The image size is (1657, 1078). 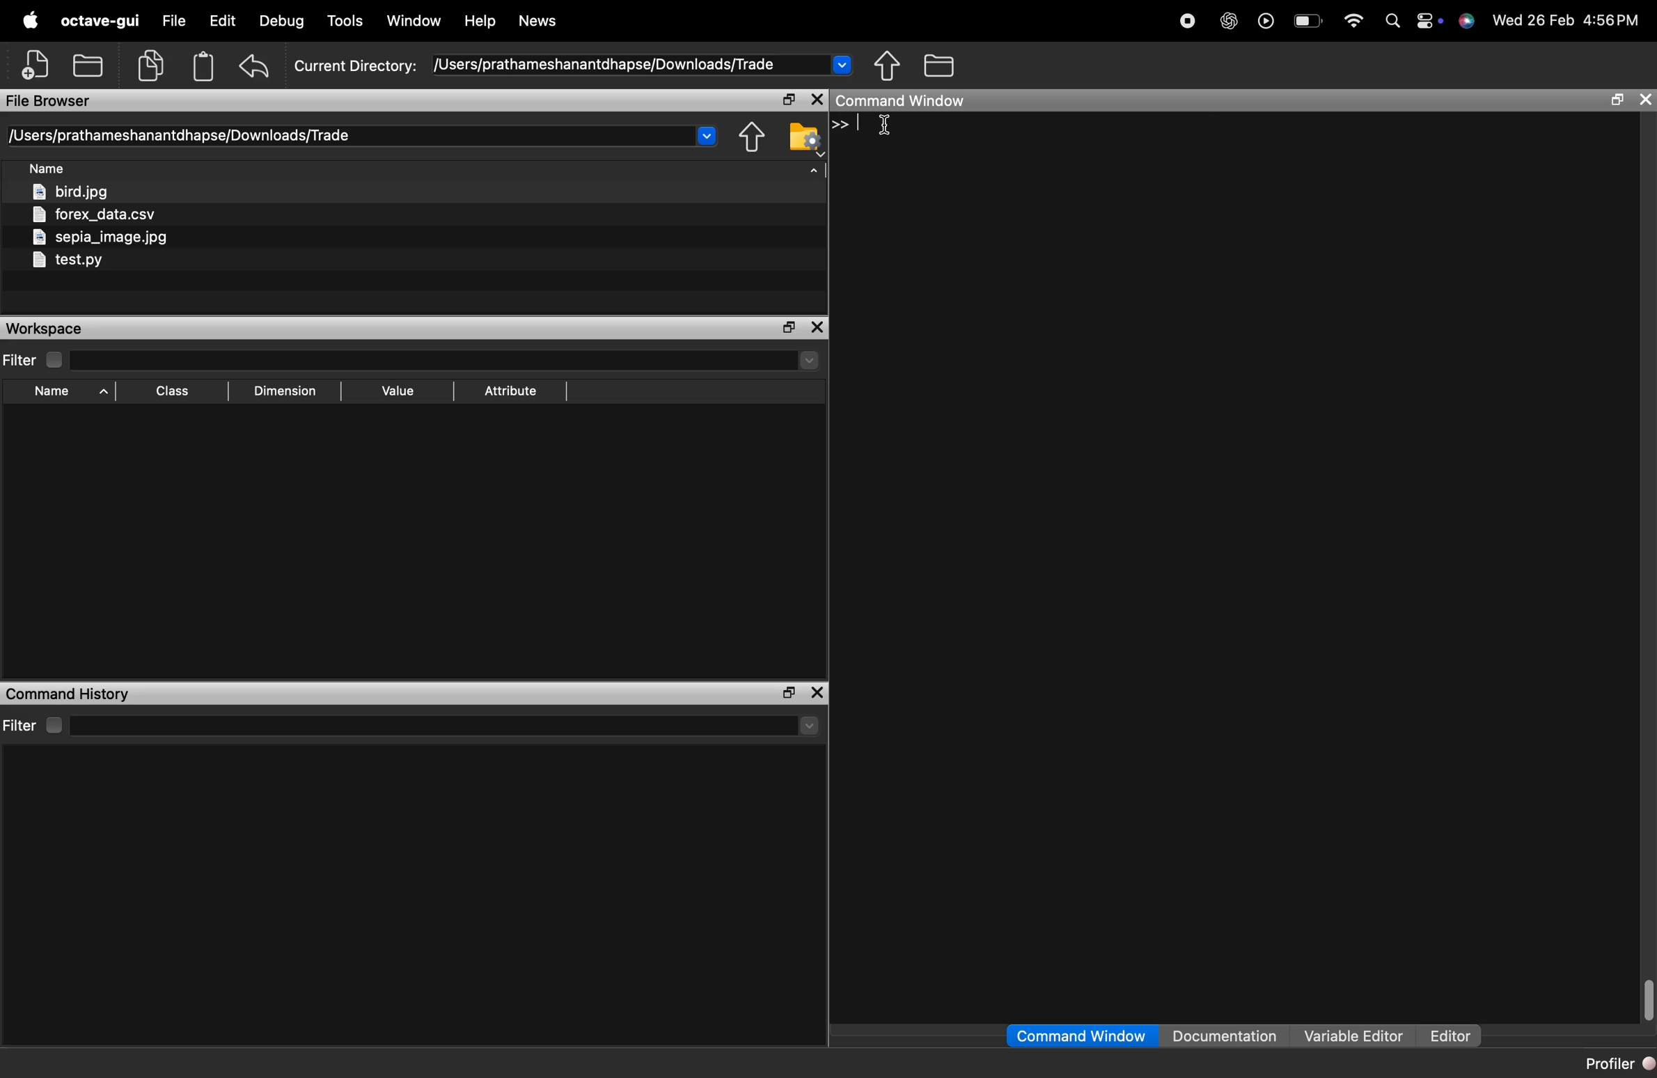 I want to click on separate the window, so click(x=787, y=100).